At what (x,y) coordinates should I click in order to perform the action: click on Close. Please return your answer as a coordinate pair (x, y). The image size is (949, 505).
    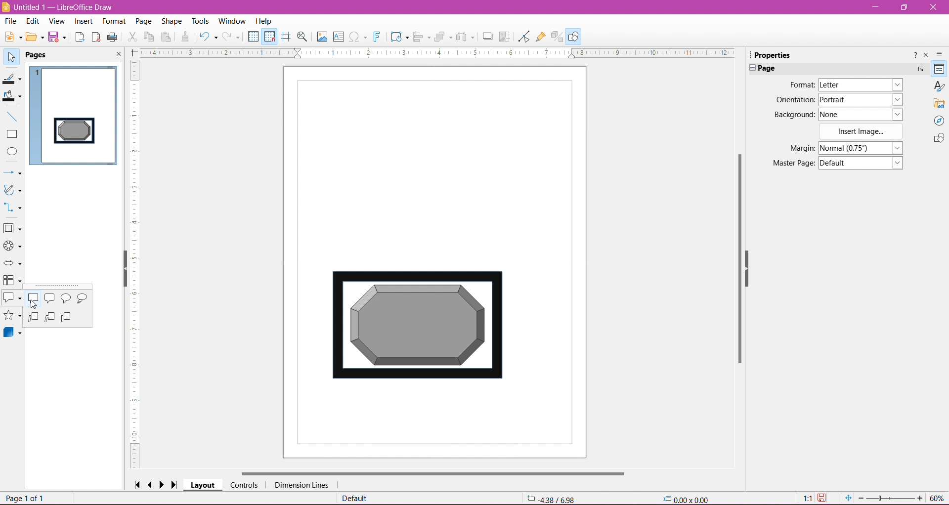
    Looking at the image, I should click on (117, 55).